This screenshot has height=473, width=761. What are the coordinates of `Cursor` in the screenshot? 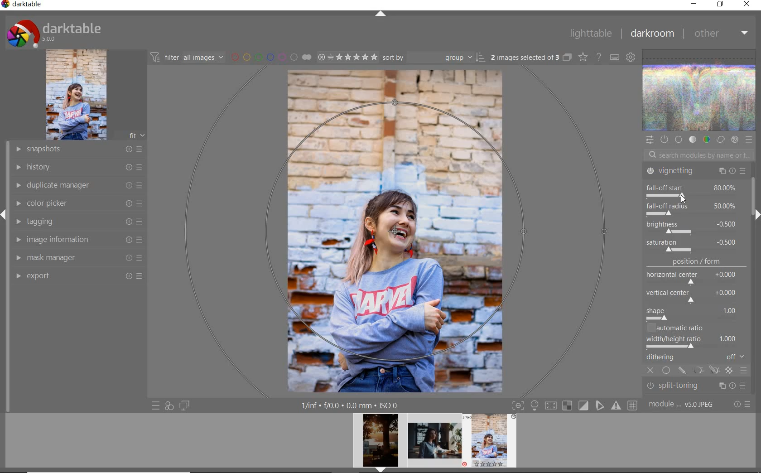 It's located at (683, 199).